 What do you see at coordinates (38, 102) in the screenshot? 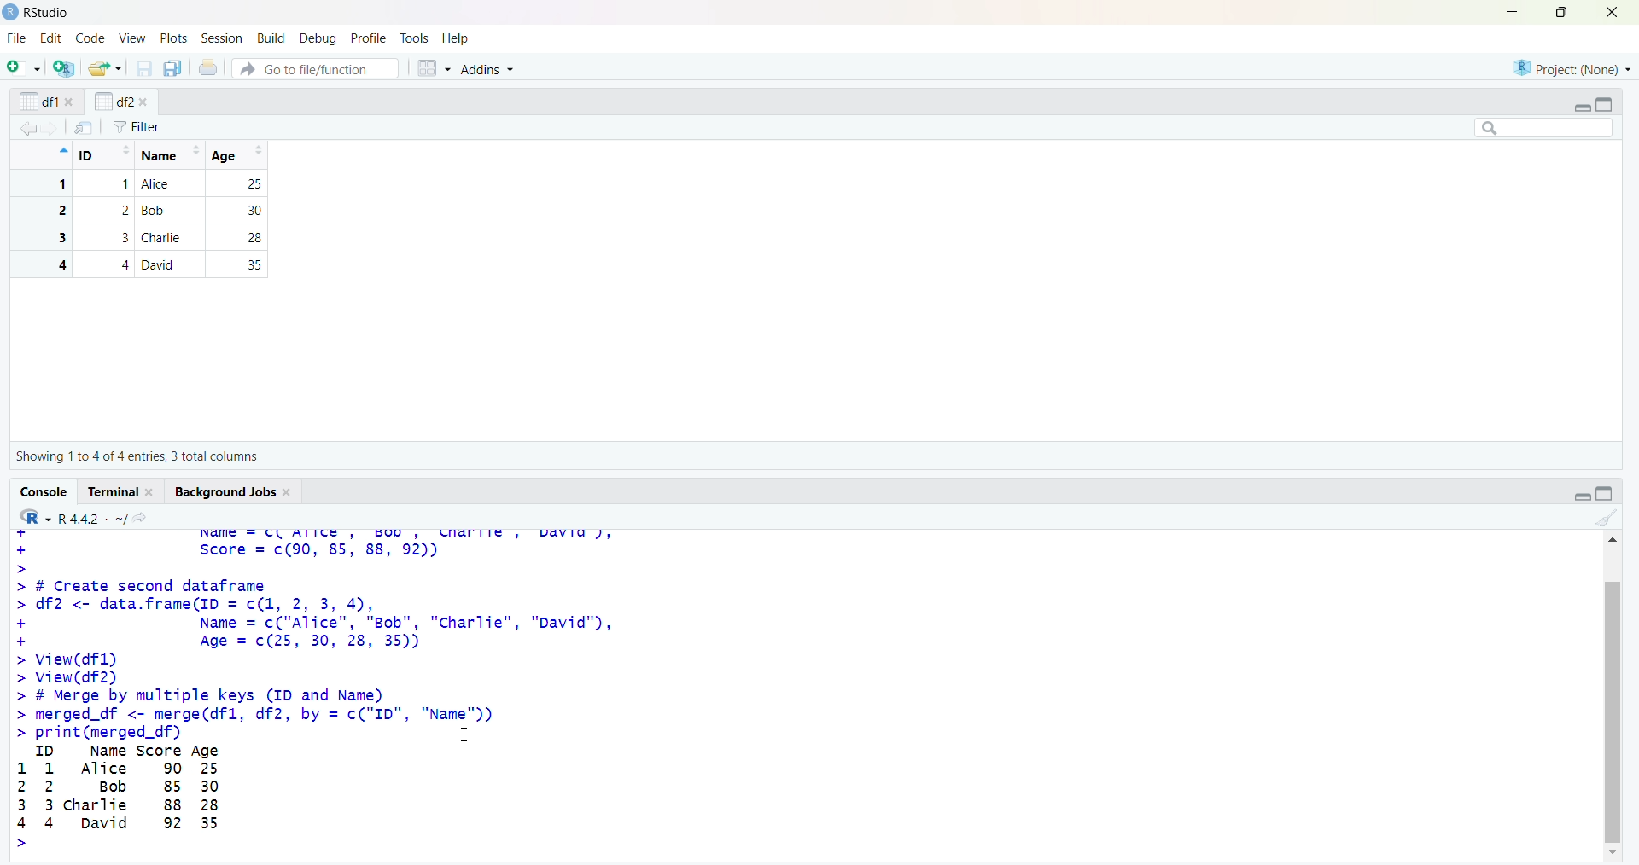
I see `df1` at bounding box center [38, 102].